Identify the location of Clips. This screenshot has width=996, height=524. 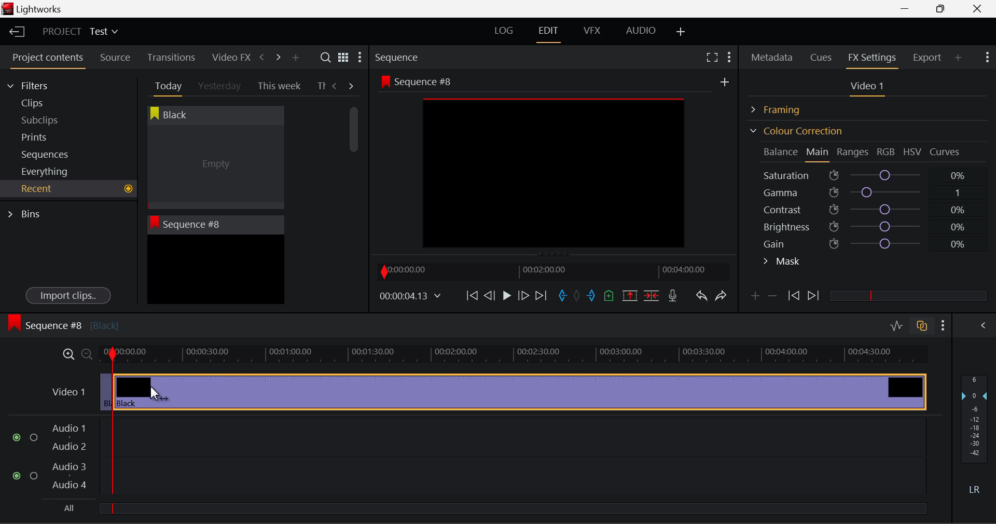
(51, 103).